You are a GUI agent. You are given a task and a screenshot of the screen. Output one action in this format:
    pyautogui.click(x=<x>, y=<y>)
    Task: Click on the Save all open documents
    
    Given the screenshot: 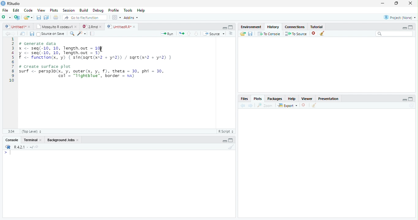 What is the action you would take?
    pyautogui.click(x=46, y=17)
    